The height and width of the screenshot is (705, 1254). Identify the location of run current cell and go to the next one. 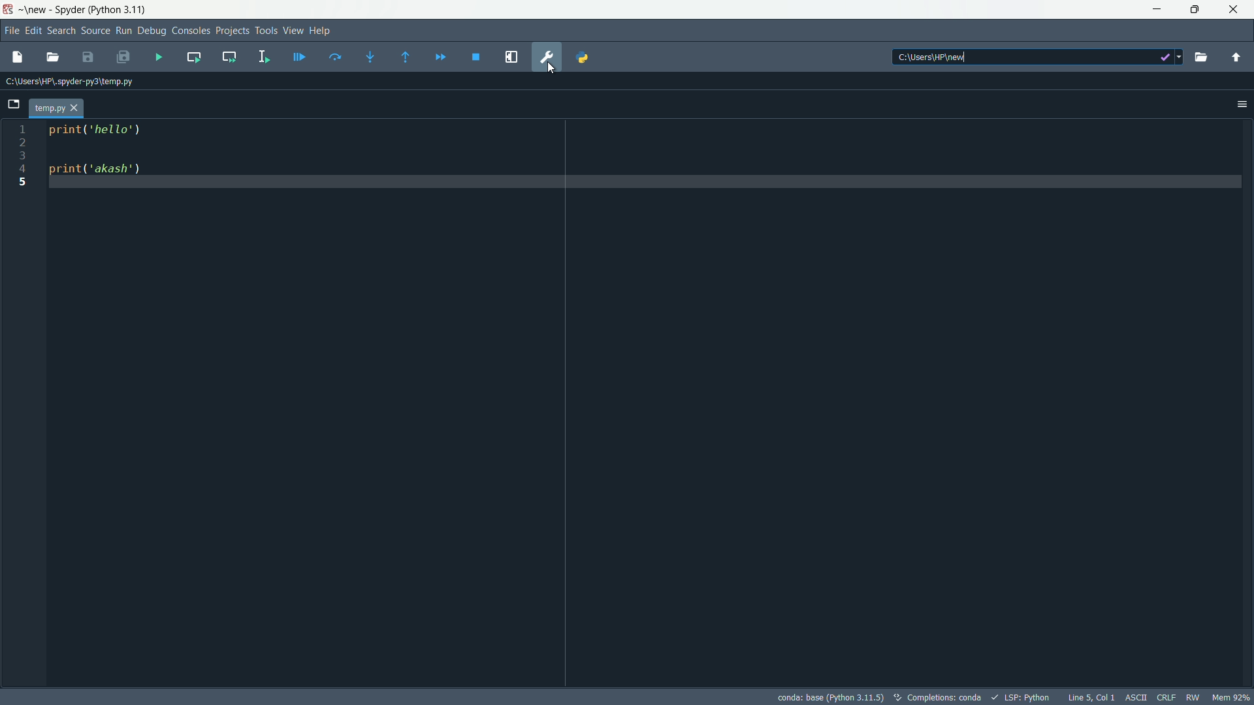
(226, 55).